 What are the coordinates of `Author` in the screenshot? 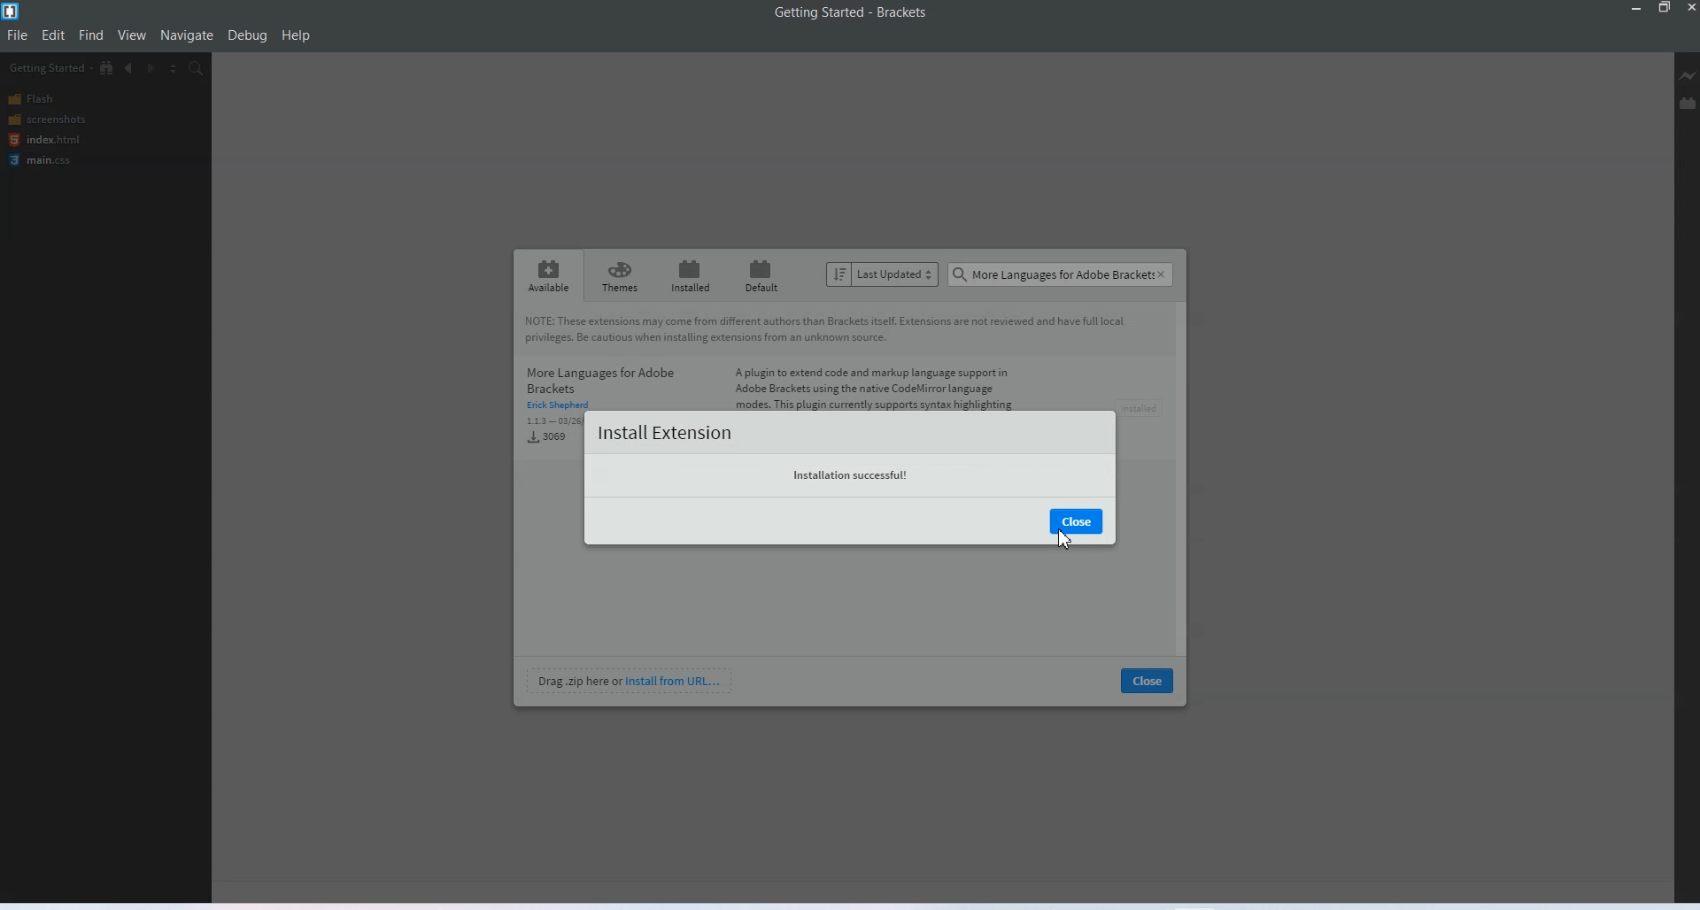 It's located at (560, 407).